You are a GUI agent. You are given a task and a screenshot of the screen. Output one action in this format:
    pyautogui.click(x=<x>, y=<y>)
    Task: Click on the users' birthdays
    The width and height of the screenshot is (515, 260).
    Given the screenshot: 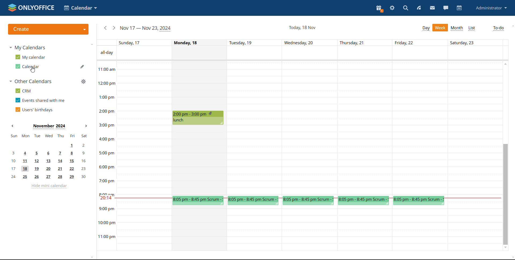 What is the action you would take?
    pyautogui.click(x=34, y=110)
    